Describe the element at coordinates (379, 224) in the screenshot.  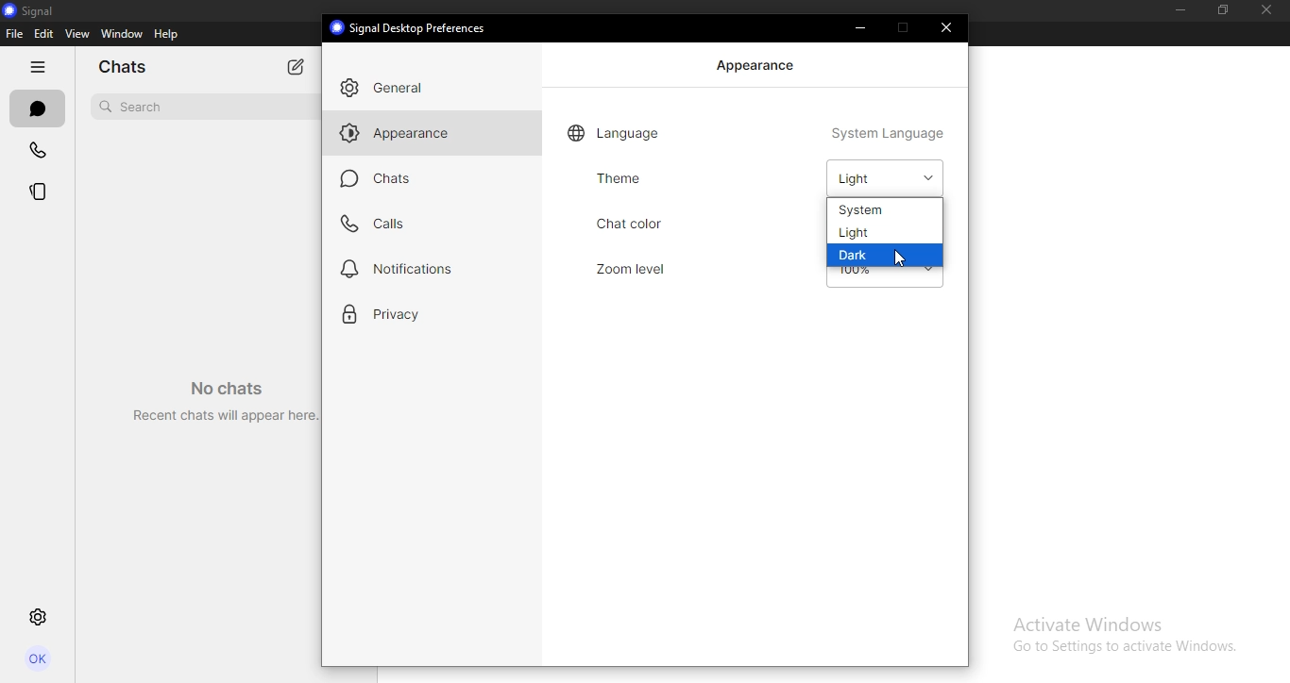
I see `calls` at that location.